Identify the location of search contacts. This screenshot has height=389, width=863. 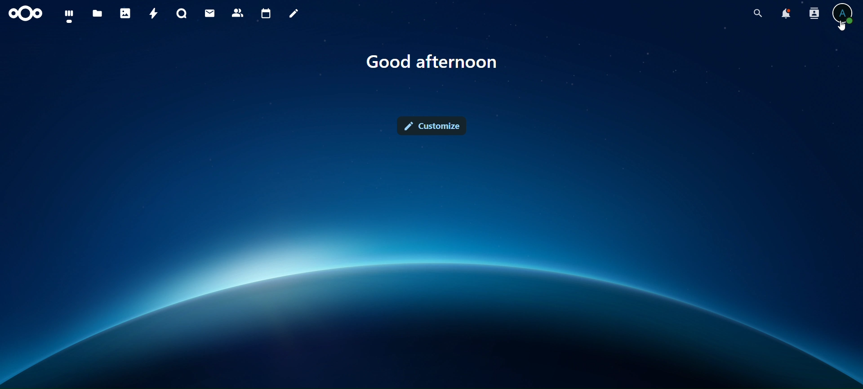
(814, 14).